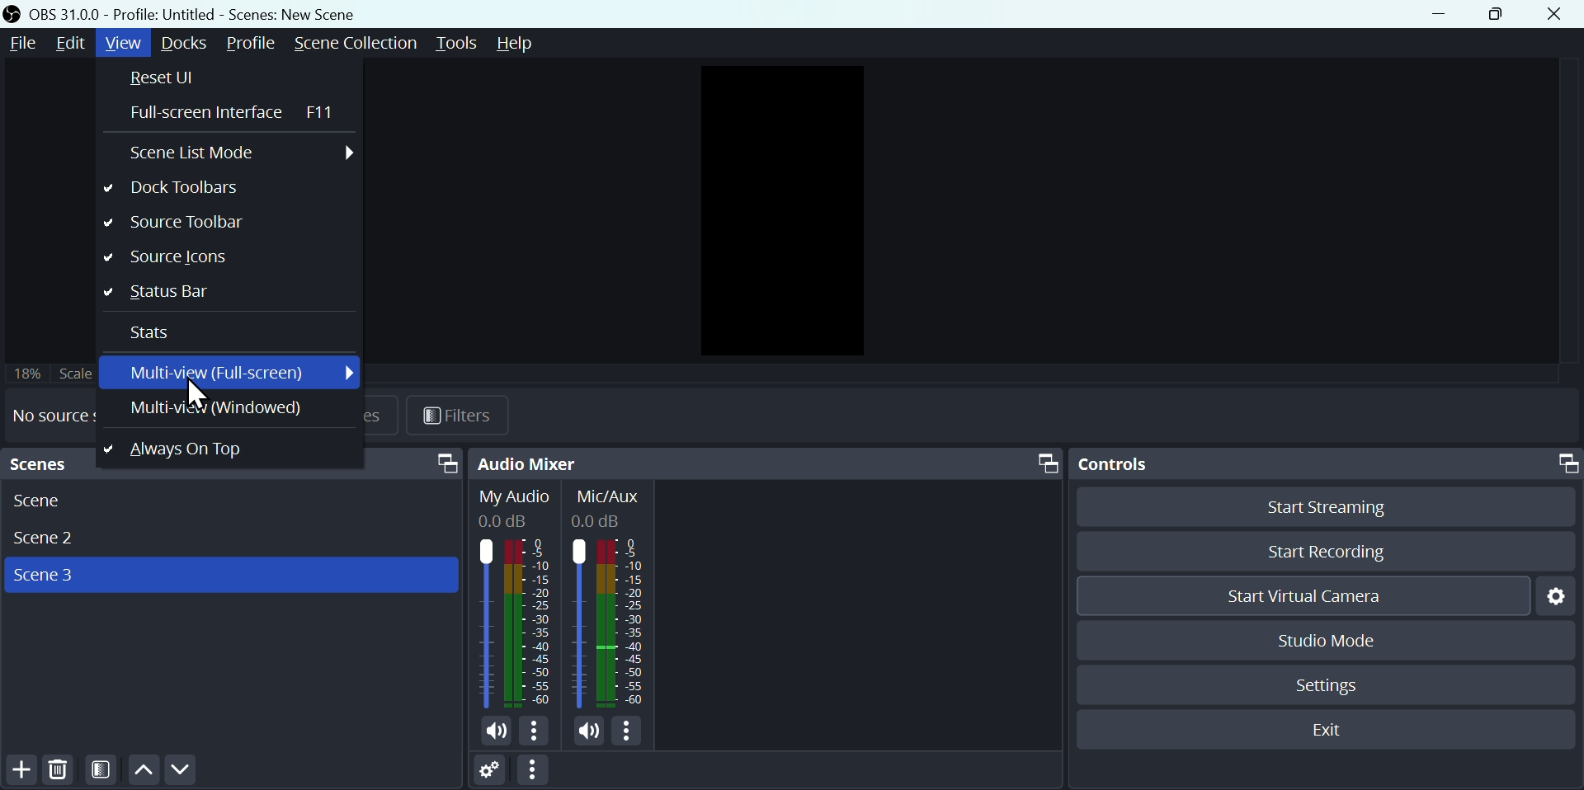  I want to click on Audio mixer, so click(767, 463).